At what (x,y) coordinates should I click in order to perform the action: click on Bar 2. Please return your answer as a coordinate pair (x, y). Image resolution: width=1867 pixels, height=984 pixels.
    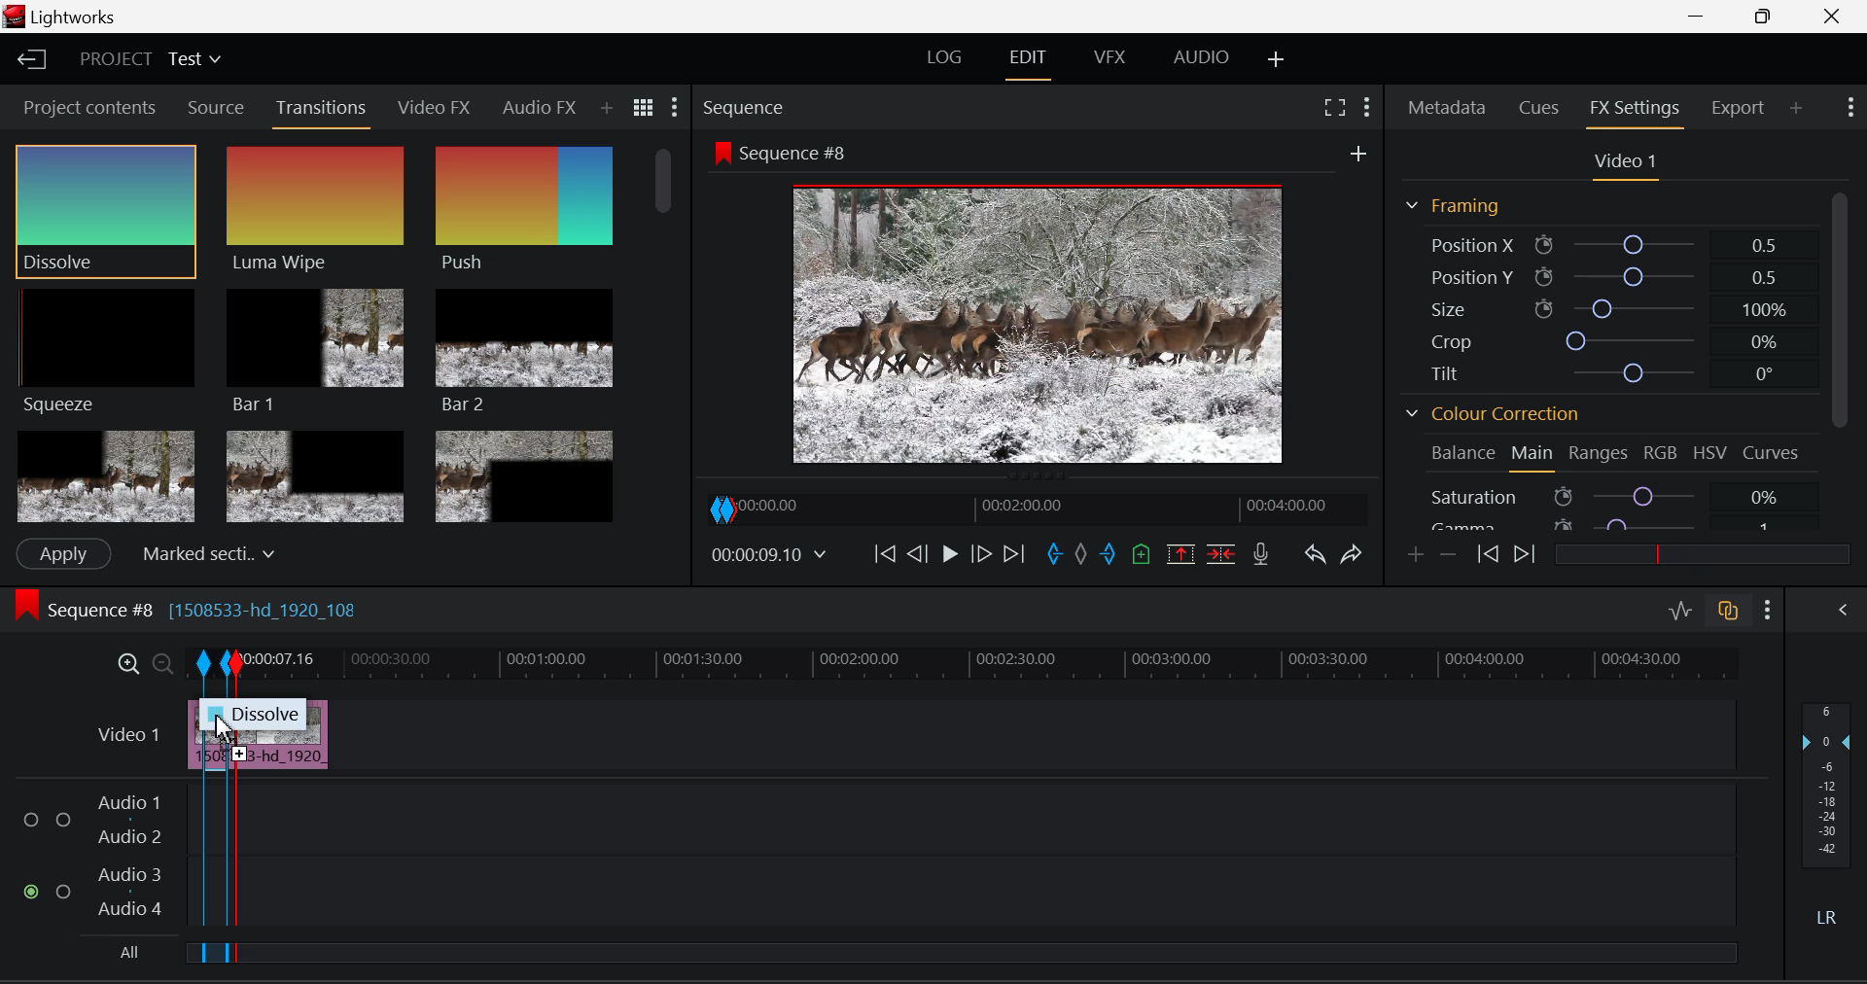
    Looking at the image, I should click on (524, 351).